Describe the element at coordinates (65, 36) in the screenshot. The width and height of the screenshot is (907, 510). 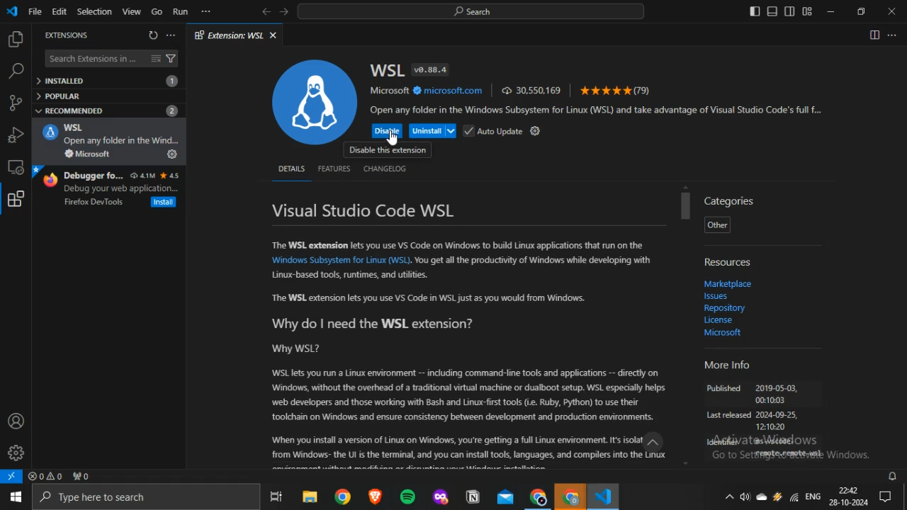
I see `EXTENSIONS` at that location.